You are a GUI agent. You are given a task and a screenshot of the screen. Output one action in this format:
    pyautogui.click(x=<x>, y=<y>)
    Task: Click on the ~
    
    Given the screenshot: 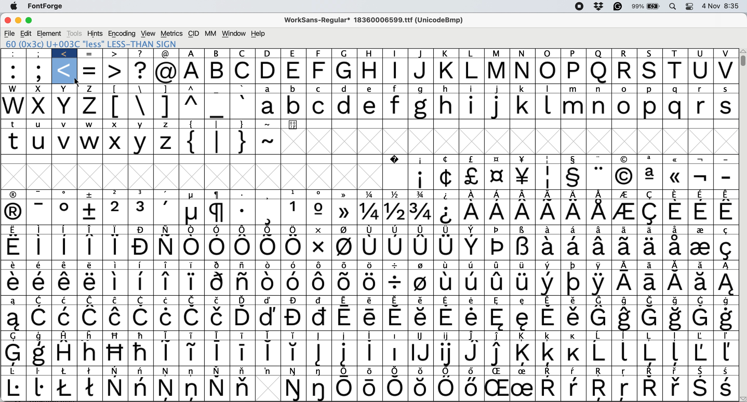 What is the action you would take?
    pyautogui.click(x=268, y=142)
    